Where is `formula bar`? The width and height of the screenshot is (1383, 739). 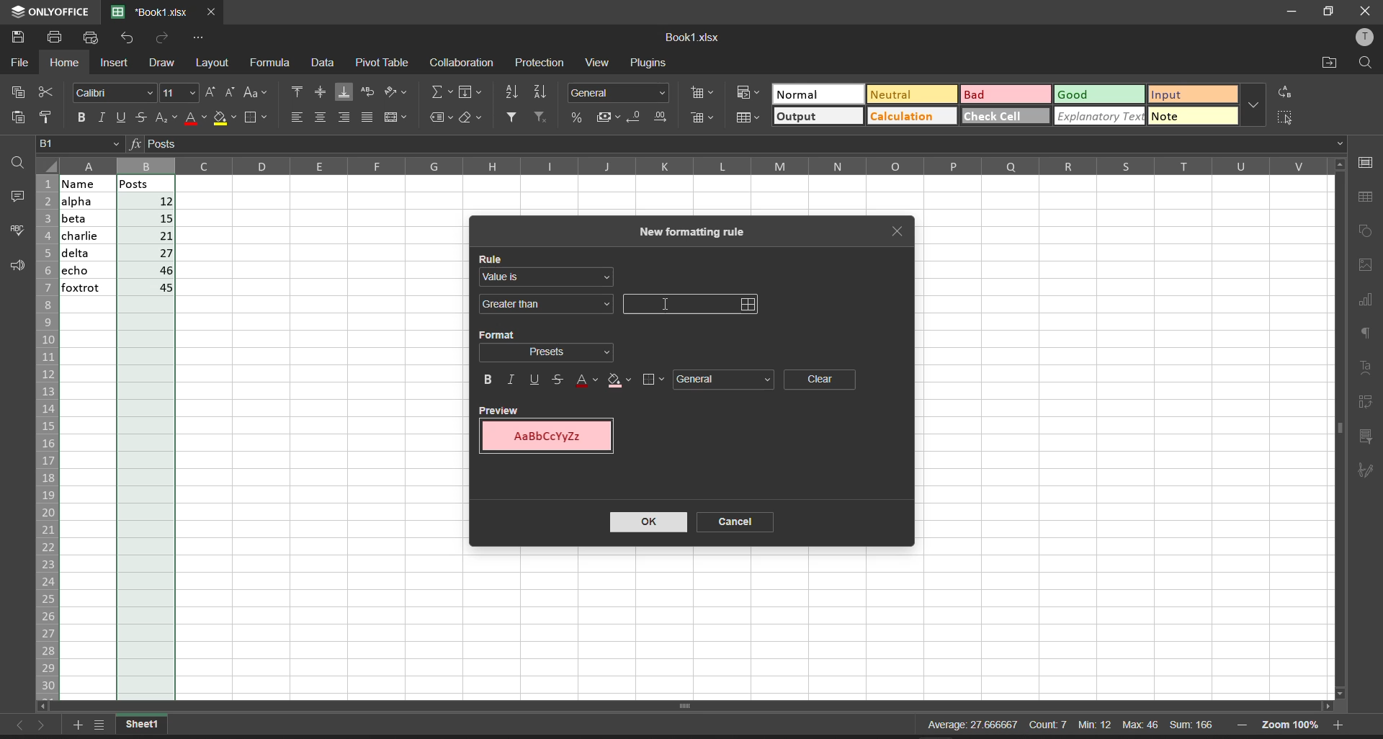 formula bar is located at coordinates (748, 145).